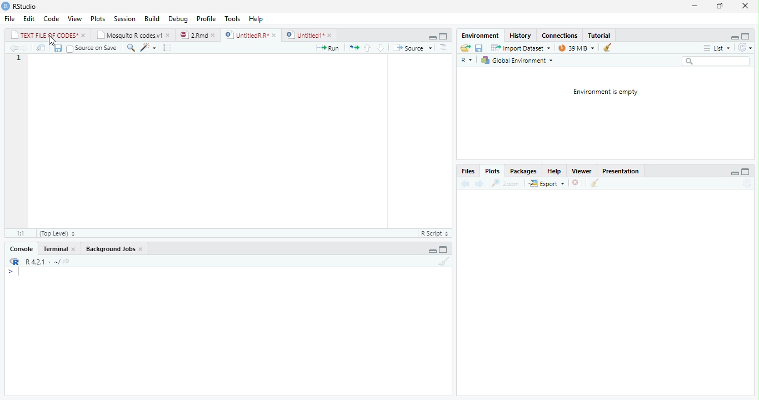 The width and height of the screenshot is (759, 400). I want to click on Re-run, so click(352, 47).